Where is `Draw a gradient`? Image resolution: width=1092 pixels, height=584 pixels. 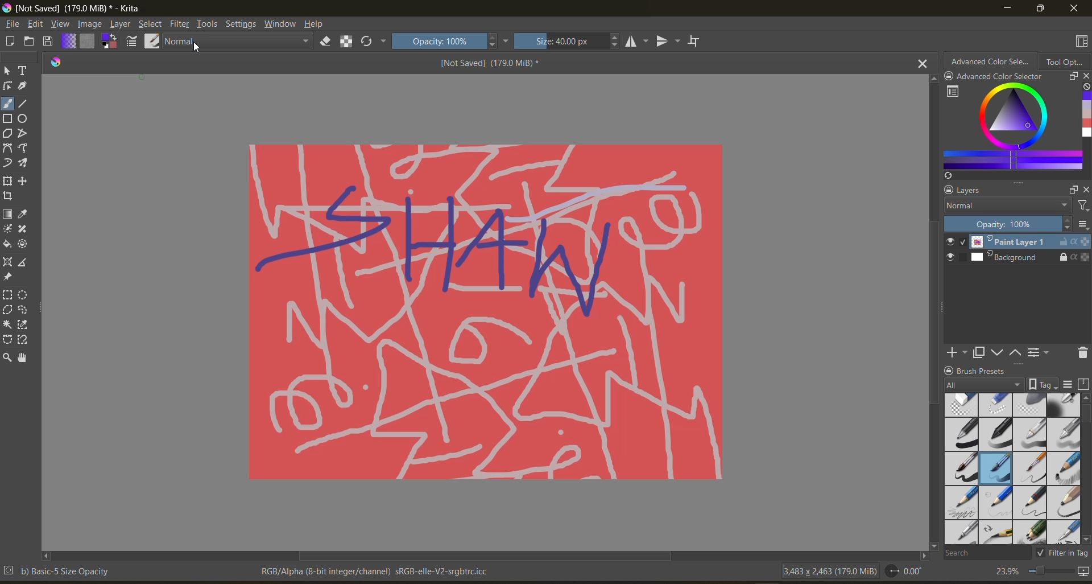
Draw a gradient is located at coordinates (8, 214).